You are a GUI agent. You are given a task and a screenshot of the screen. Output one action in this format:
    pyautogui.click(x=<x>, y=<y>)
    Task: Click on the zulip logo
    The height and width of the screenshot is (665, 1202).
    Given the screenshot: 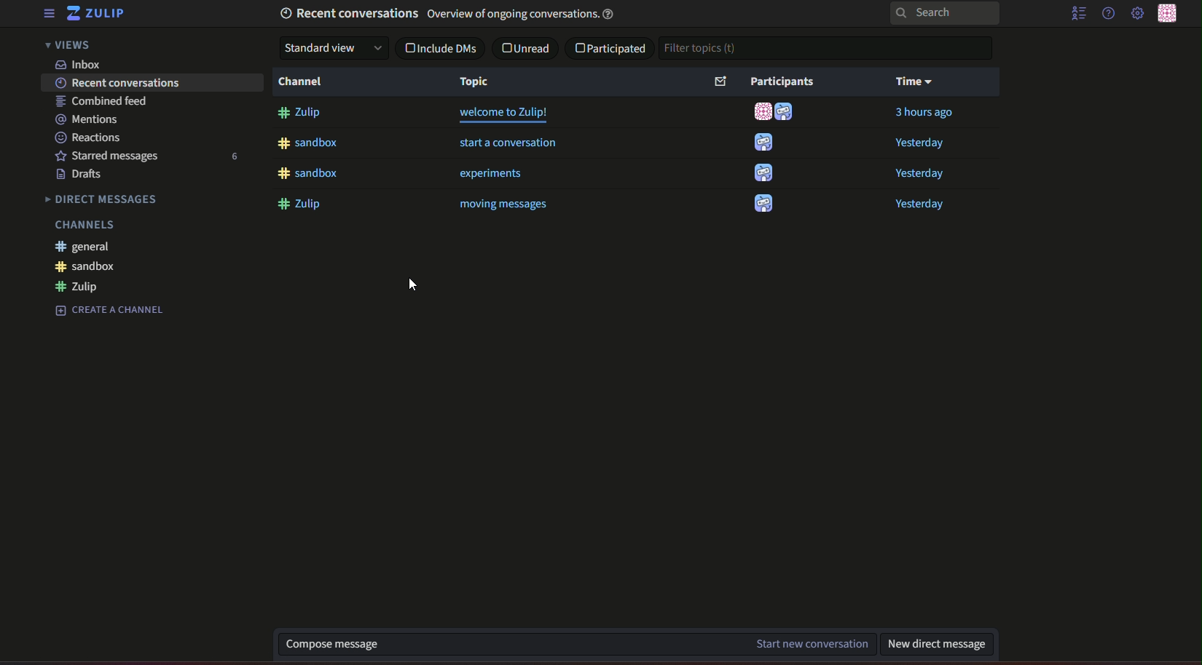 What is the action you would take?
    pyautogui.click(x=98, y=15)
    